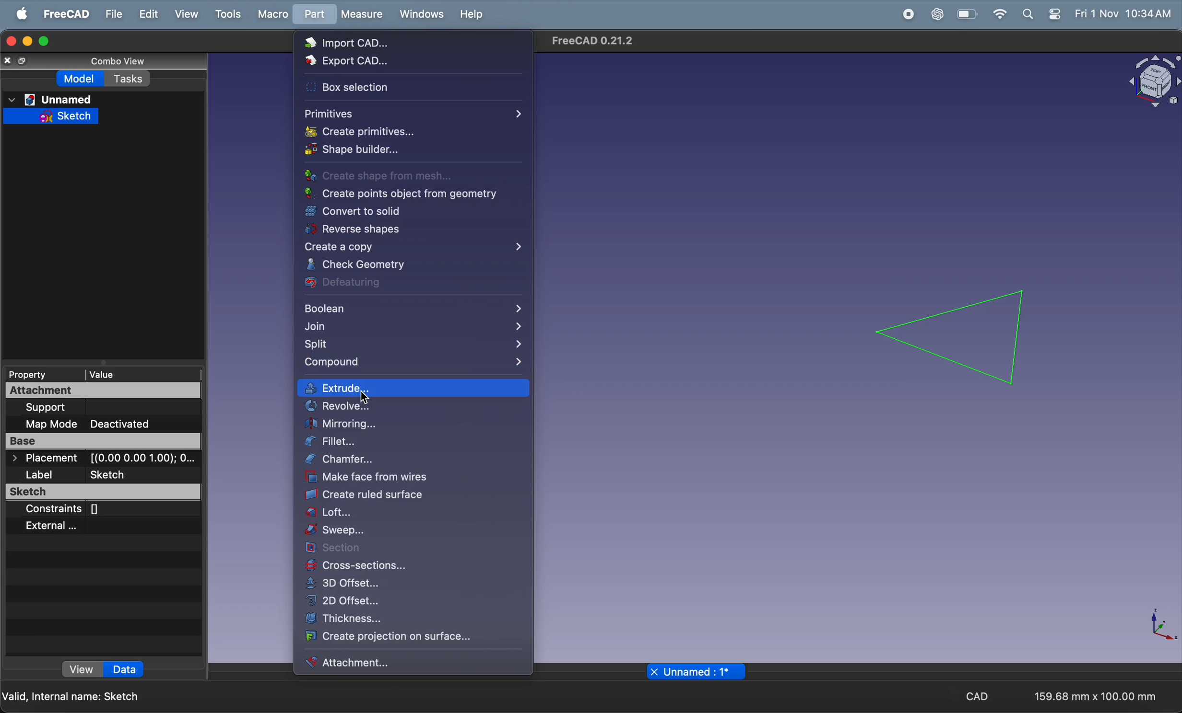  What do you see at coordinates (1147, 82) in the screenshot?
I see `object view` at bounding box center [1147, 82].